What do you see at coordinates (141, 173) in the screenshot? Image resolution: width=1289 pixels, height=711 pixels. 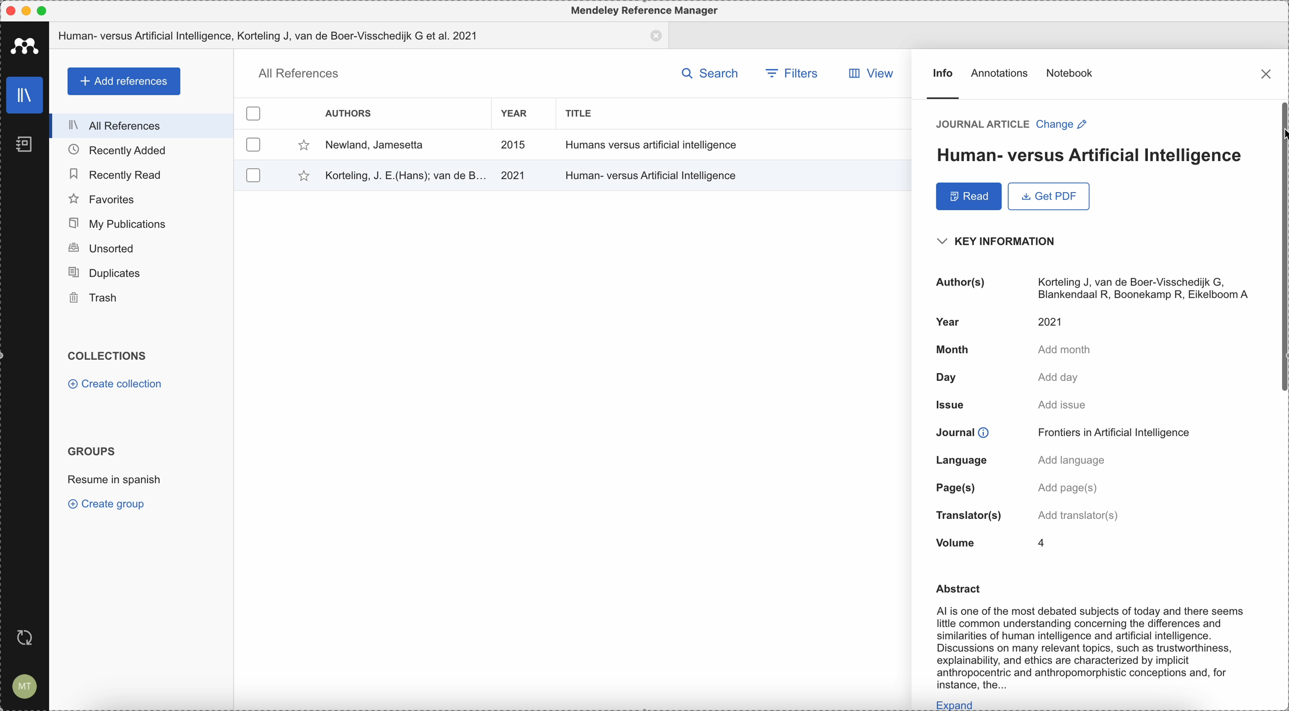 I see `recently read` at bounding box center [141, 173].